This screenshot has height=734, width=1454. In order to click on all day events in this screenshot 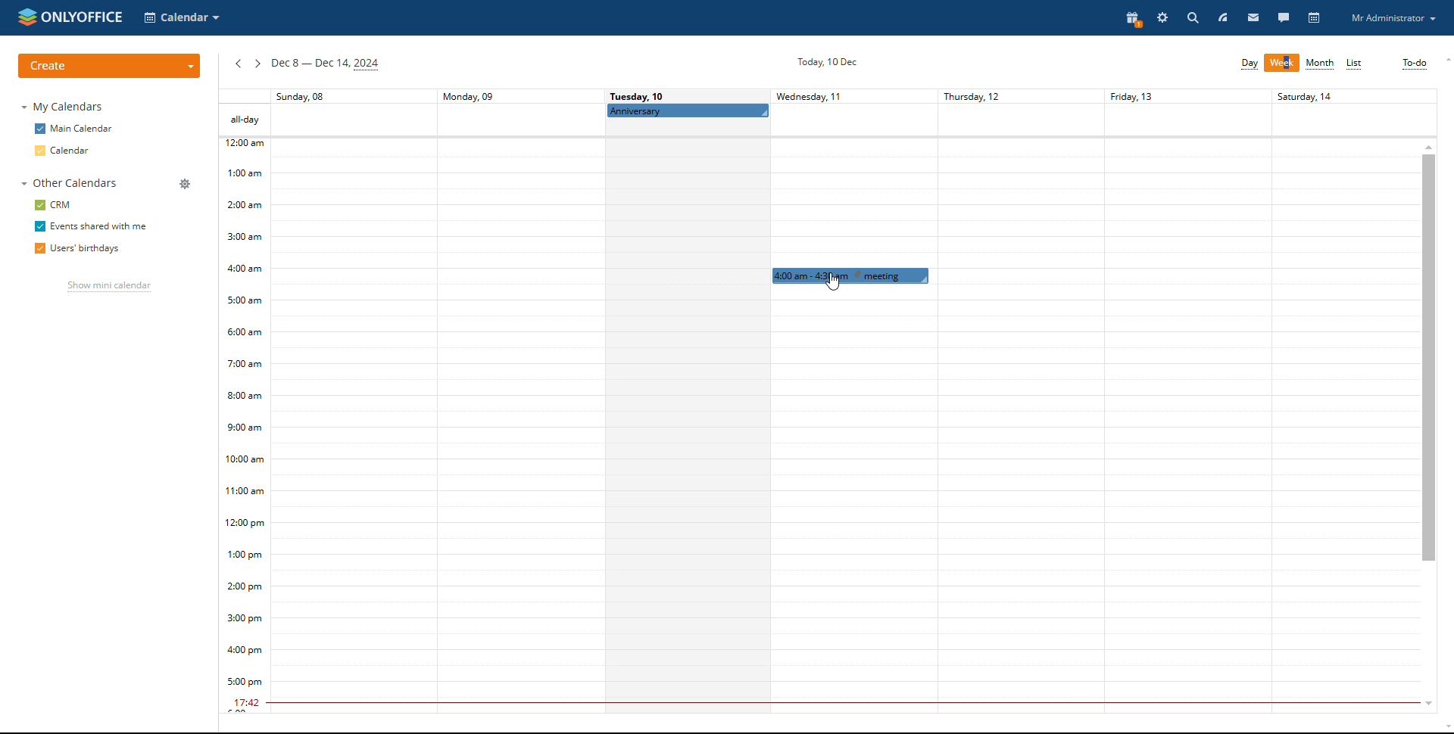, I will do `click(827, 120)`.